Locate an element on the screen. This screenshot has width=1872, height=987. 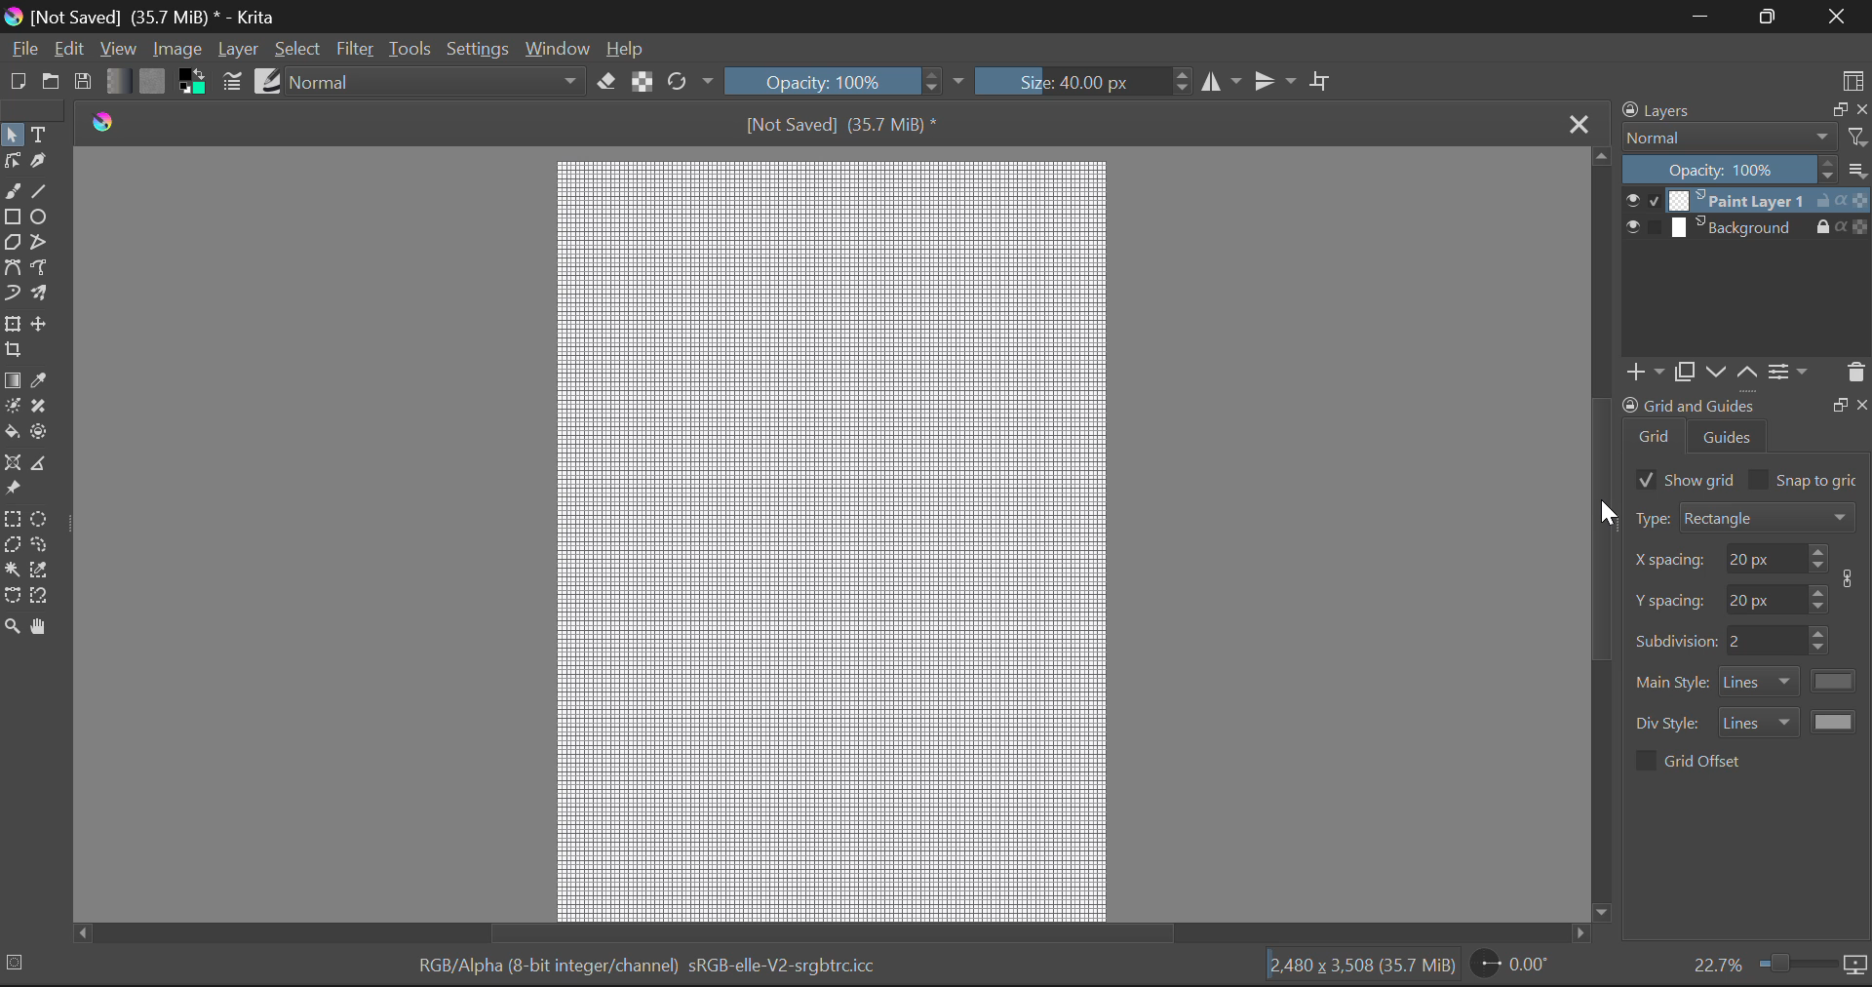
Dynamic Brush Tool is located at coordinates (12, 298).